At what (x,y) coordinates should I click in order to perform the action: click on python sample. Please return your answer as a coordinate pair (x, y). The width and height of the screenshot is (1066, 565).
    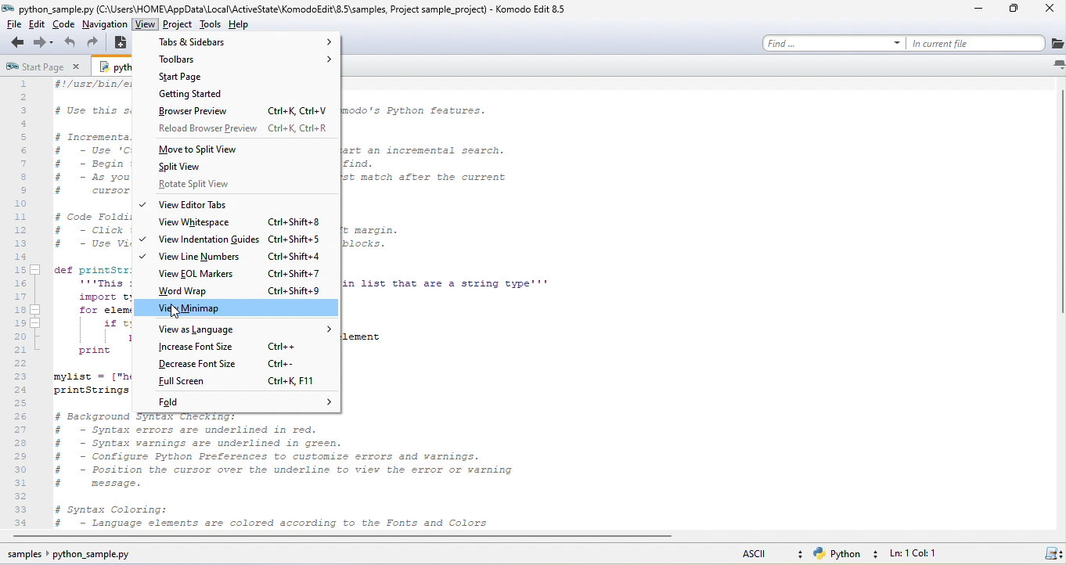
    Looking at the image, I should click on (123, 67).